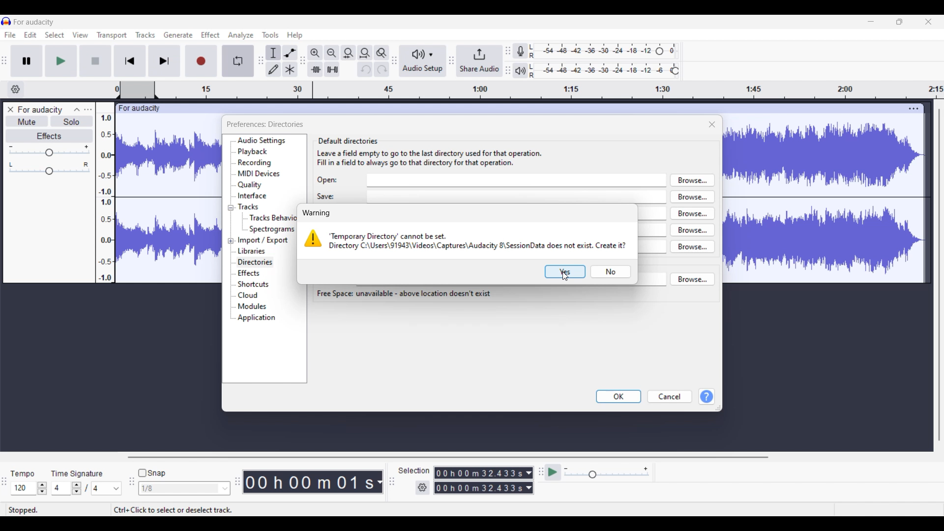 Image resolution: width=944 pixels, height=531 pixels. What do you see at coordinates (670, 397) in the screenshot?
I see `Cancel` at bounding box center [670, 397].